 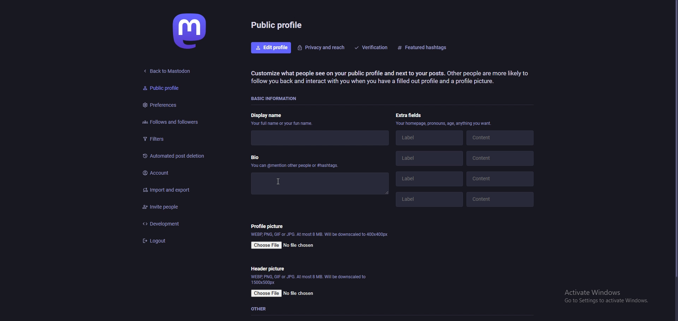 I want to click on label, so click(x=428, y=200).